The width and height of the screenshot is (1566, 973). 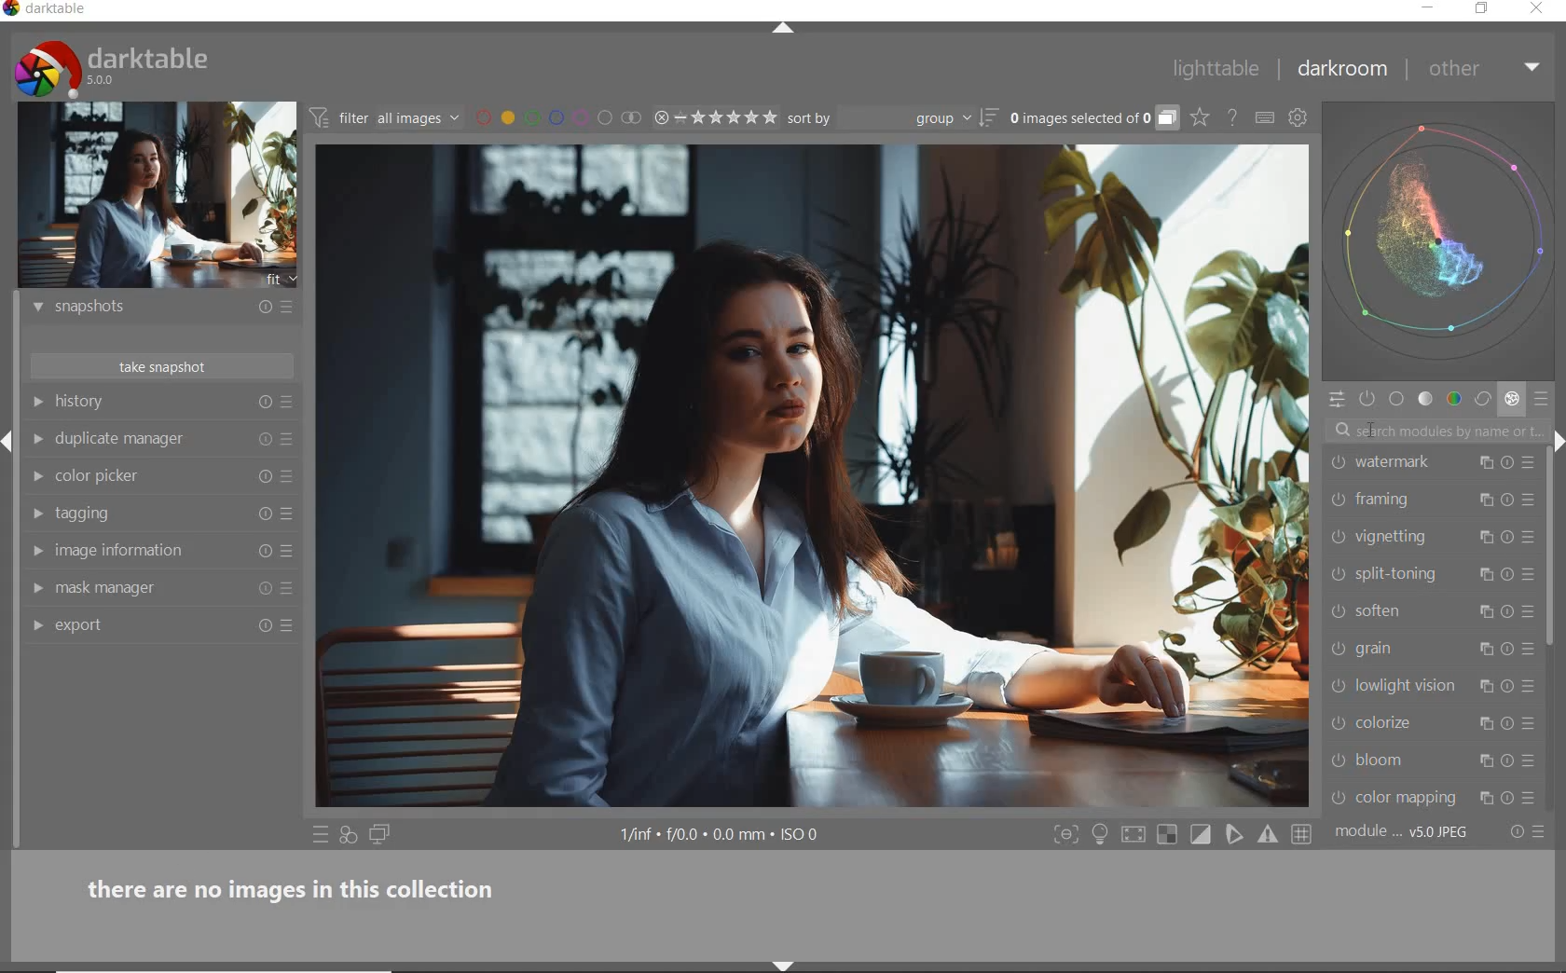 I want to click on reset, so click(x=263, y=552).